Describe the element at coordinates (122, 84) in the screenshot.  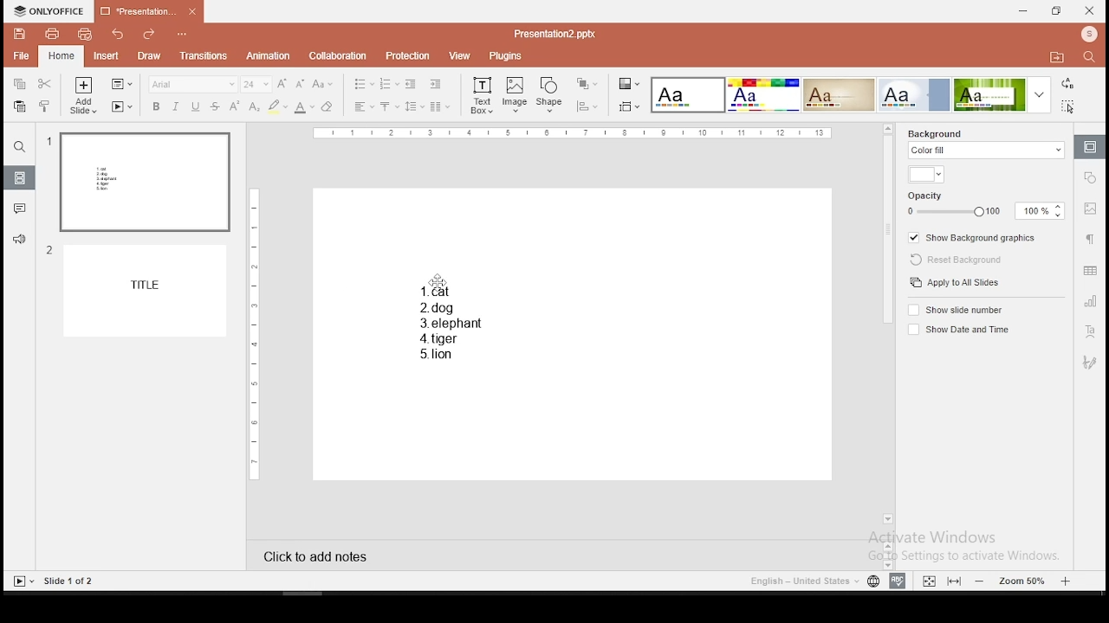
I see `change slide layout` at that location.